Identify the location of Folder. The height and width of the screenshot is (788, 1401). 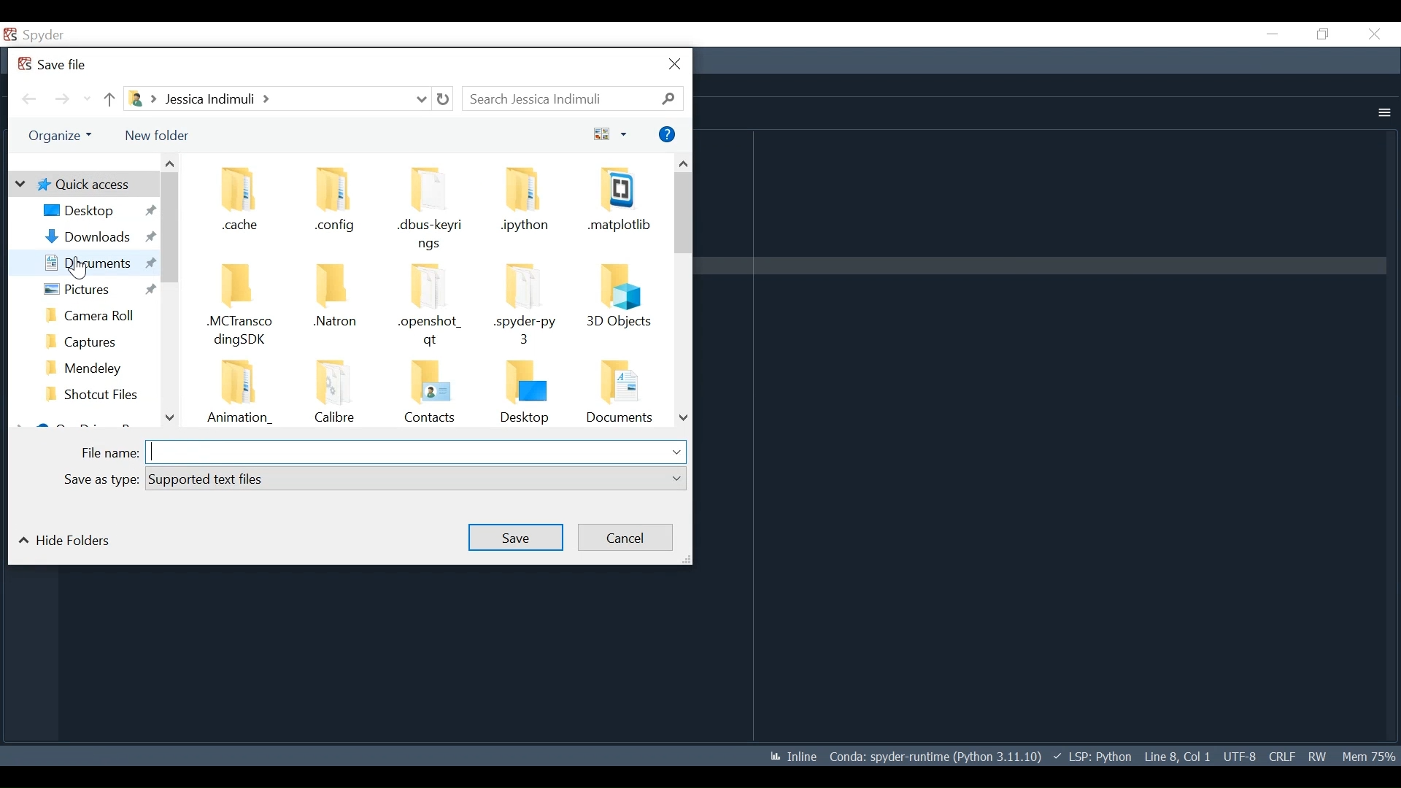
(243, 201).